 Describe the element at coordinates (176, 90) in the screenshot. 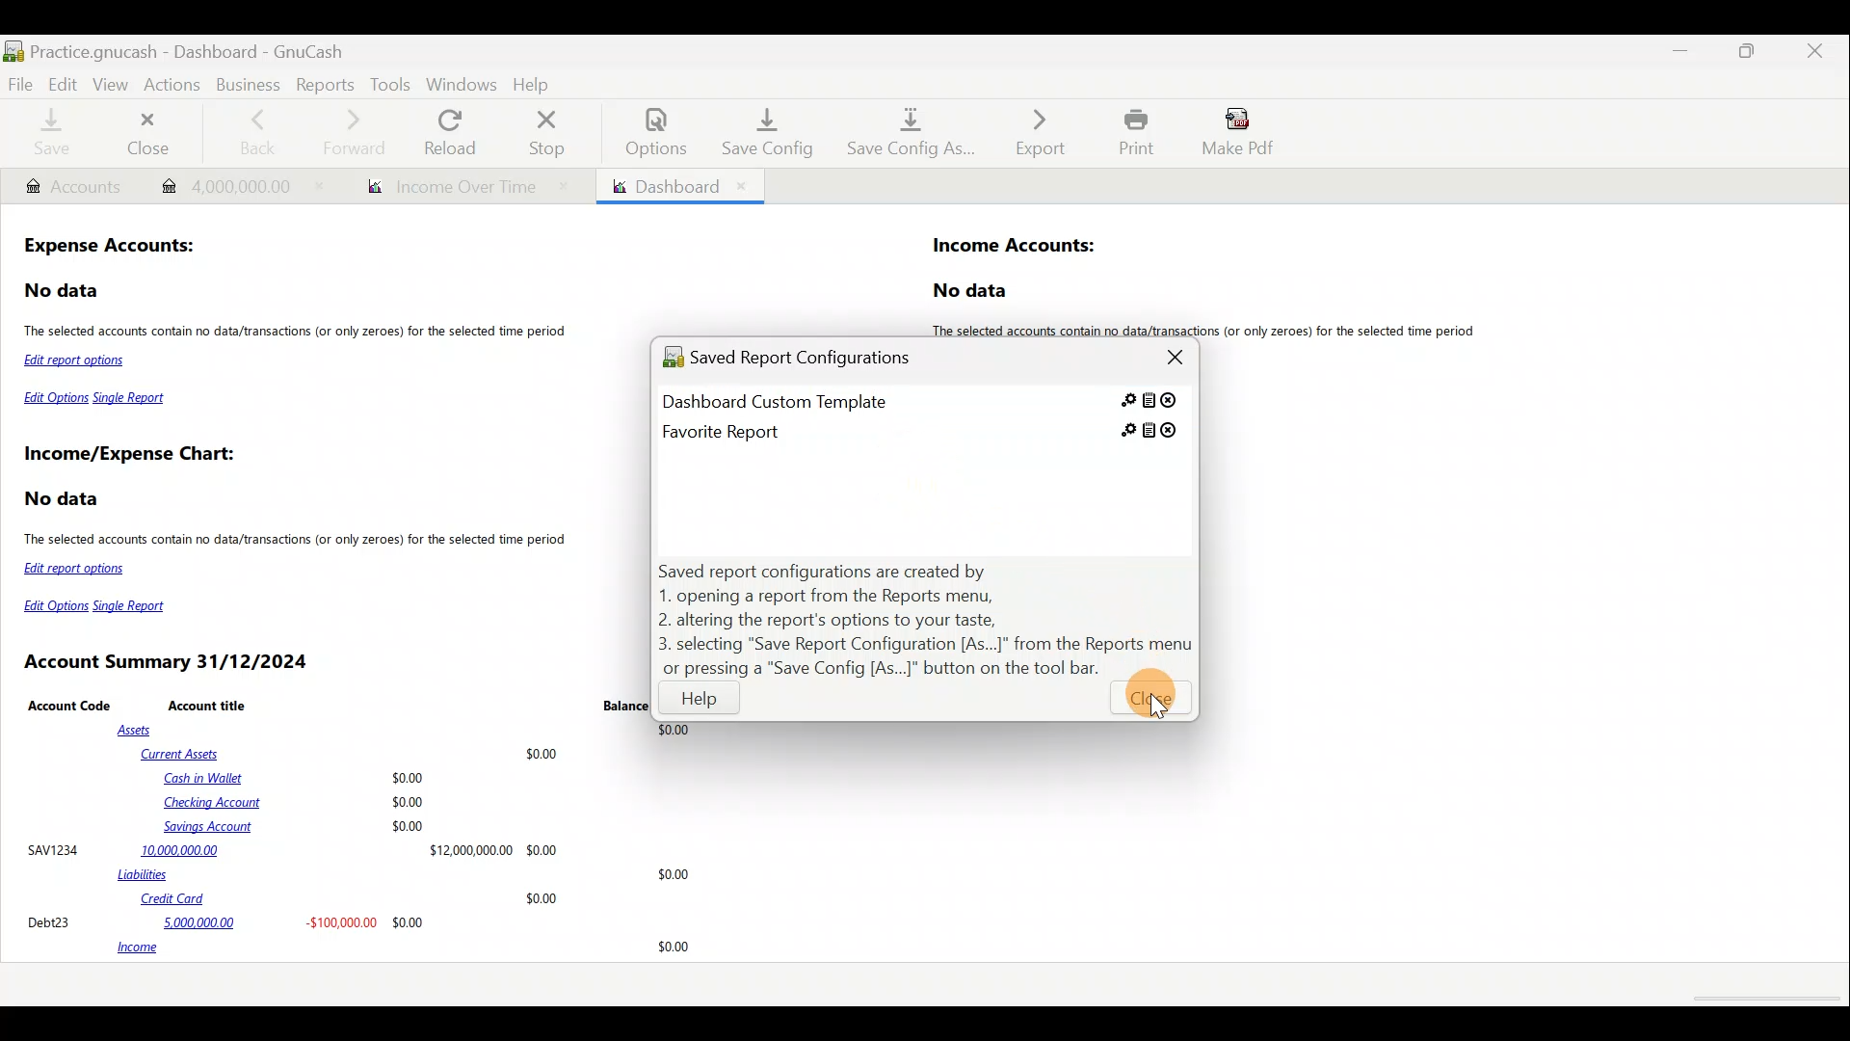

I see `Actions` at that location.